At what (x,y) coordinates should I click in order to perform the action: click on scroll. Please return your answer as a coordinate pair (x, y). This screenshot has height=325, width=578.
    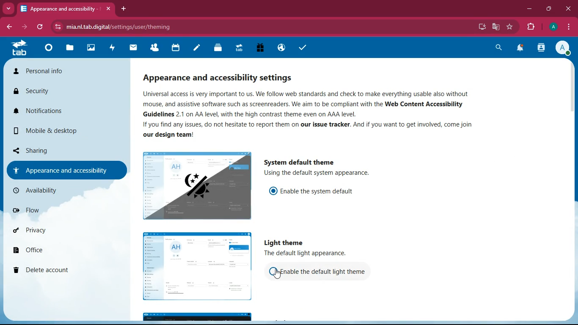
    Looking at the image, I should click on (571, 87).